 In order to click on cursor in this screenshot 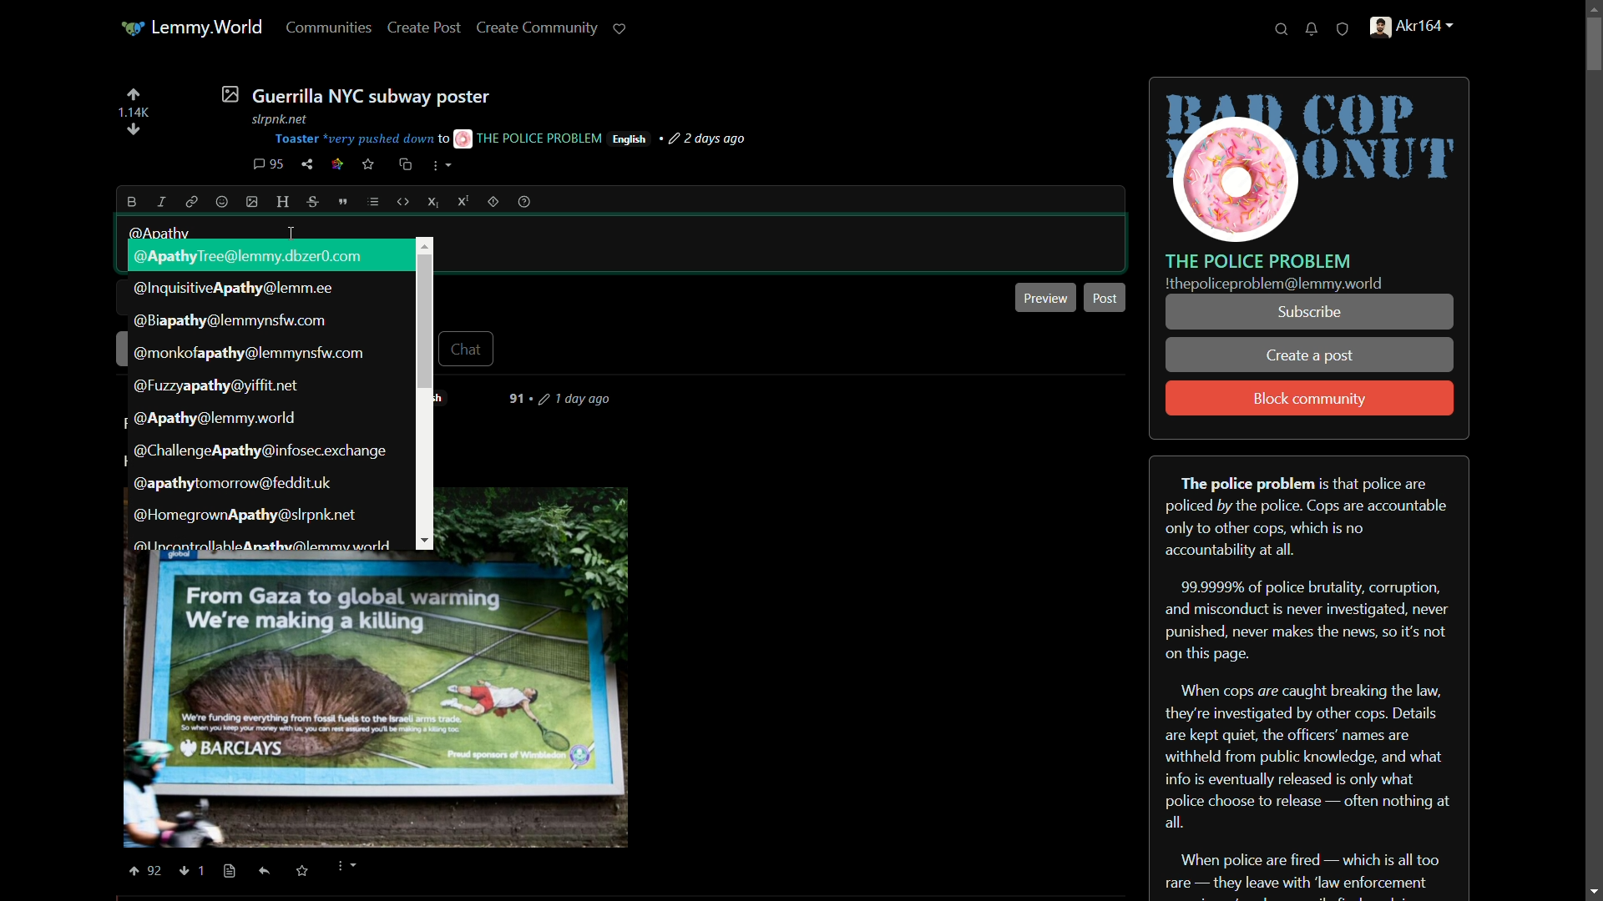, I will do `click(290, 234)`.